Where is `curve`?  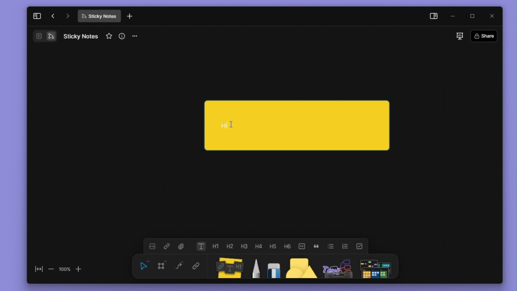
curve is located at coordinates (180, 267).